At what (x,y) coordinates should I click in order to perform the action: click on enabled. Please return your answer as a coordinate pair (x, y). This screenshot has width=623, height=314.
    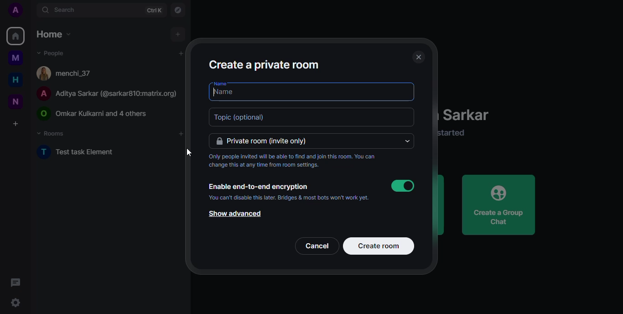
    Looking at the image, I should click on (405, 185).